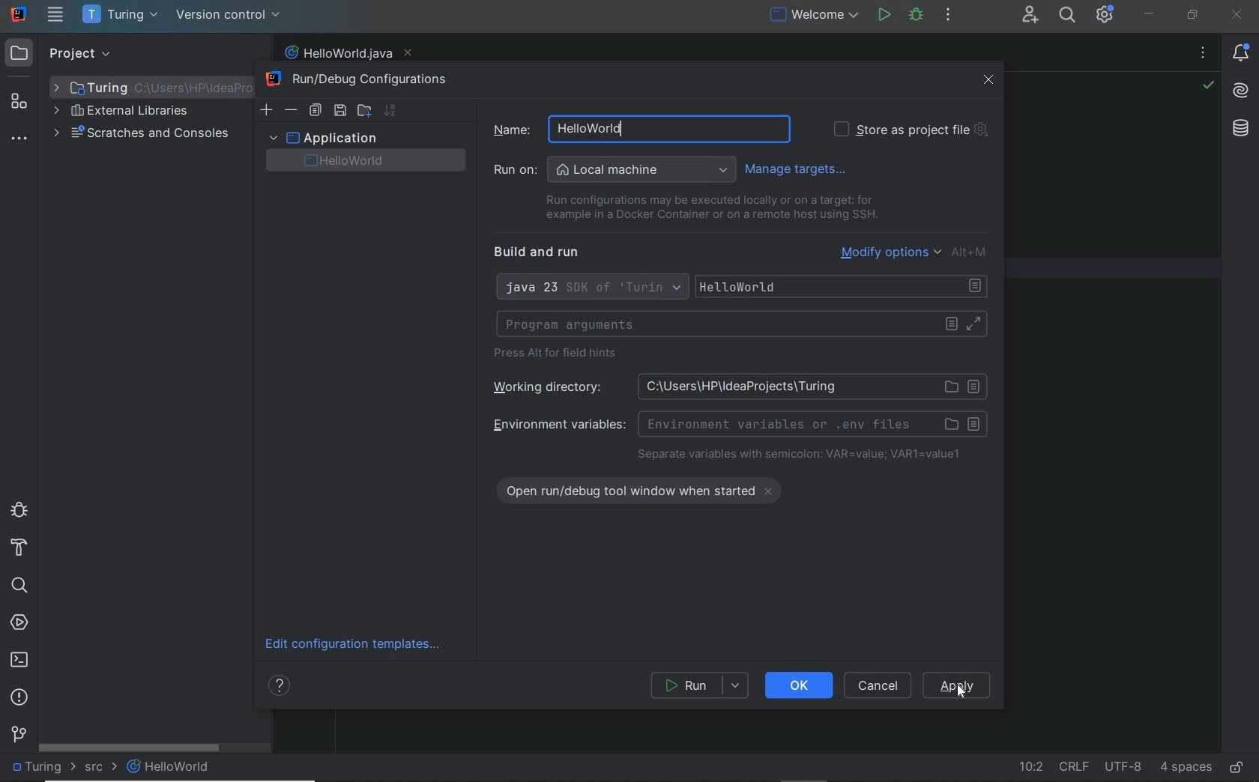 The image size is (1259, 782). I want to click on file name, so click(347, 53).